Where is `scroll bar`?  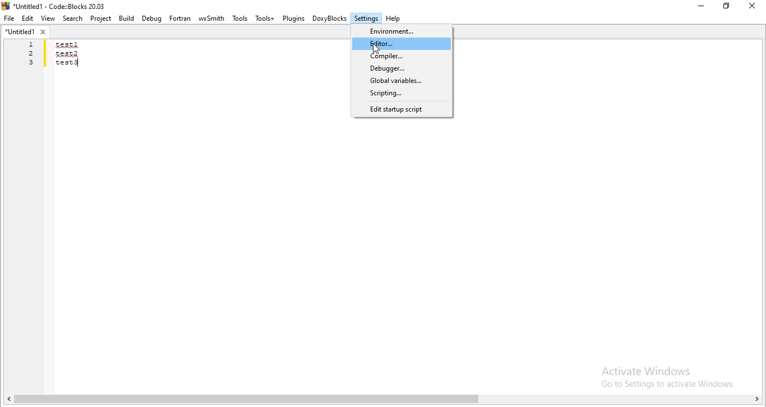
scroll bar is located at coordinates (383, 400).